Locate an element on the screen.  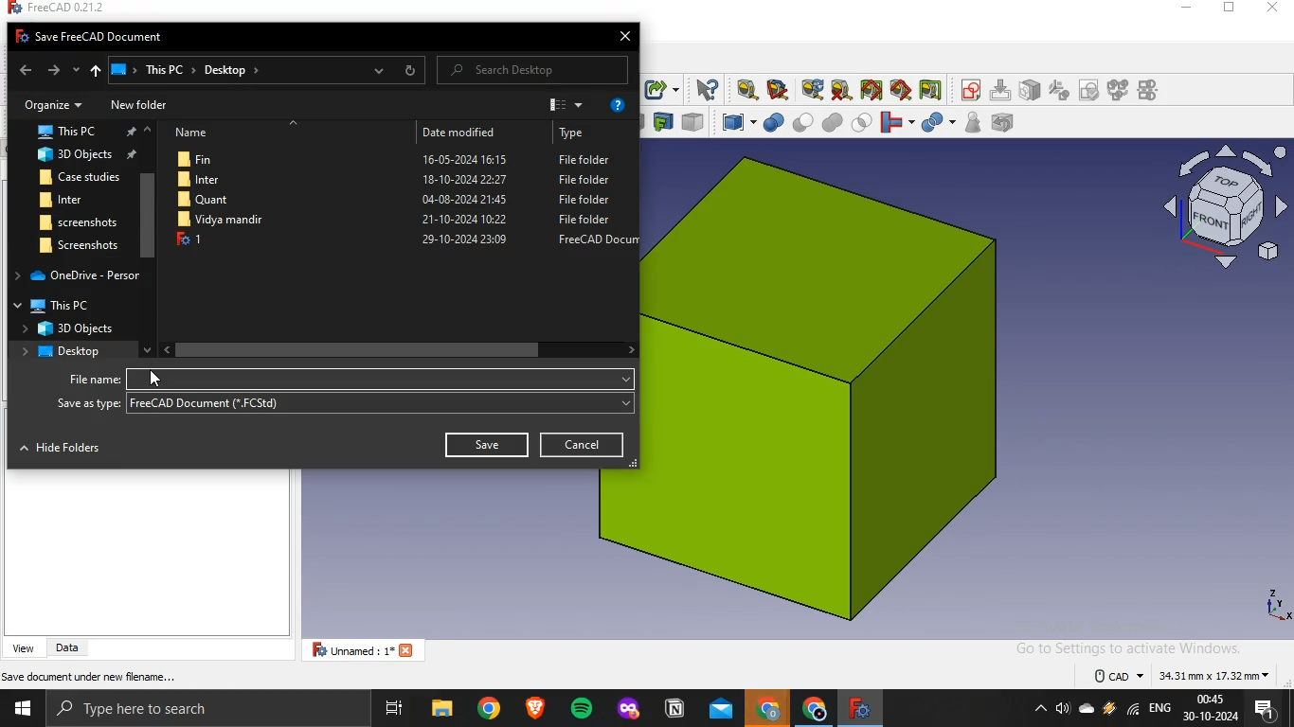
Hide Folders is located at coordinates (63, 451).